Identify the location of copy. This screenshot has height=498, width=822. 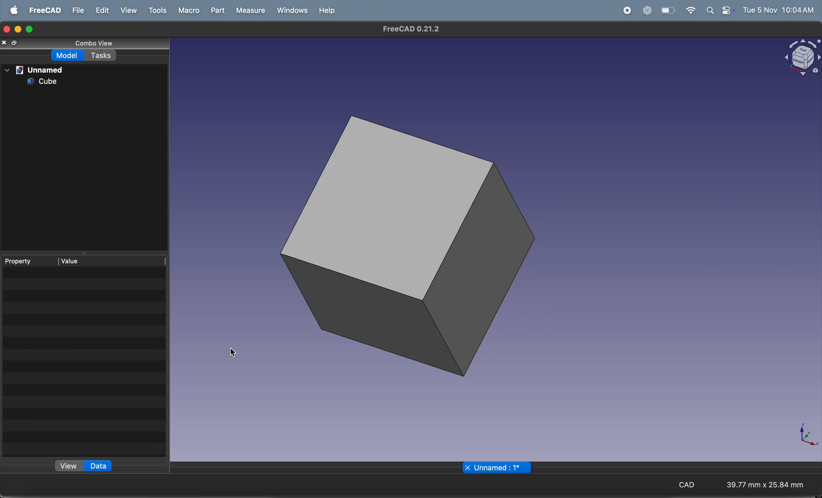
(10, 44).